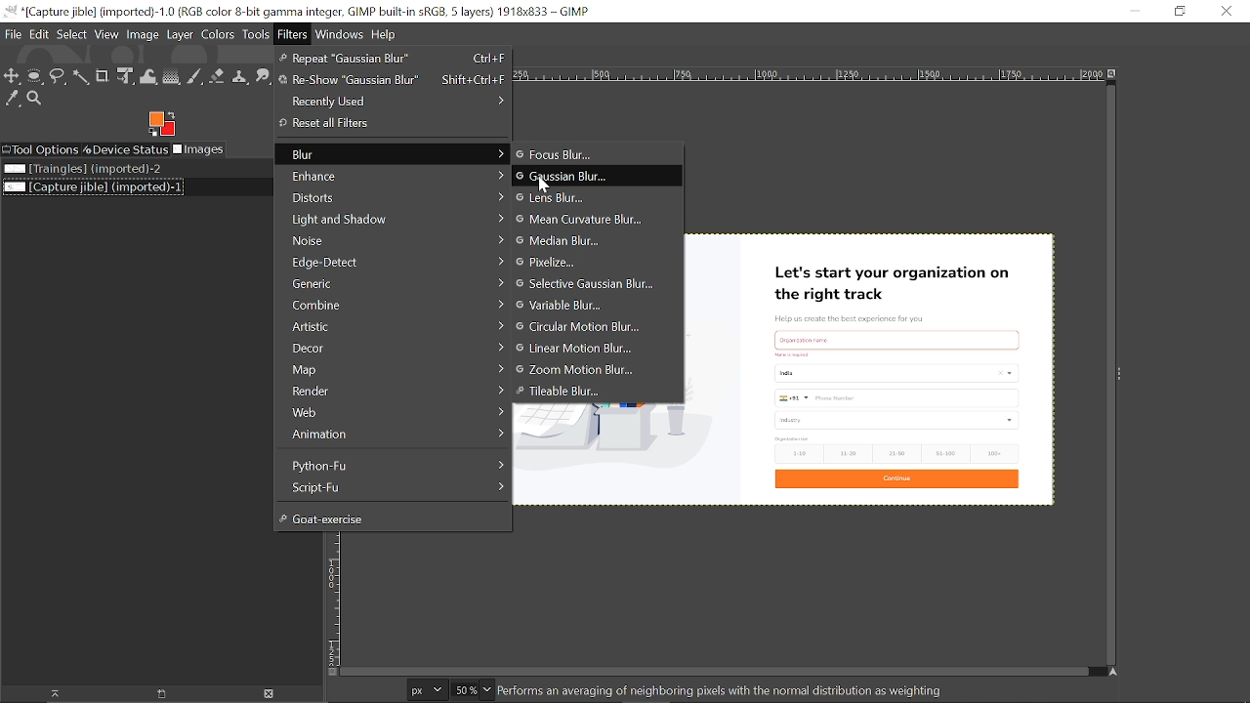 The height and width of the screenshot is (703, 1250). What do you see at coordinates (589, 284) in the screenshot?
I see `Selective Gaussian blur` at bounding box center [589, 284].